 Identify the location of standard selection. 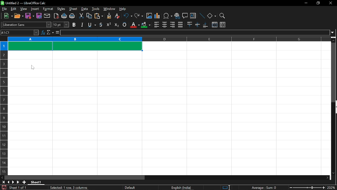
(226, 188).